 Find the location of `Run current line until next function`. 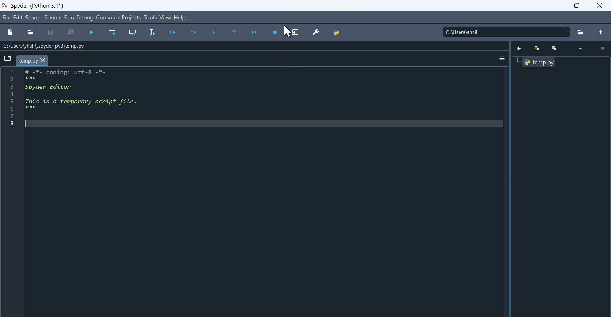

Run current line until next function is located at coordinates (132, 34).